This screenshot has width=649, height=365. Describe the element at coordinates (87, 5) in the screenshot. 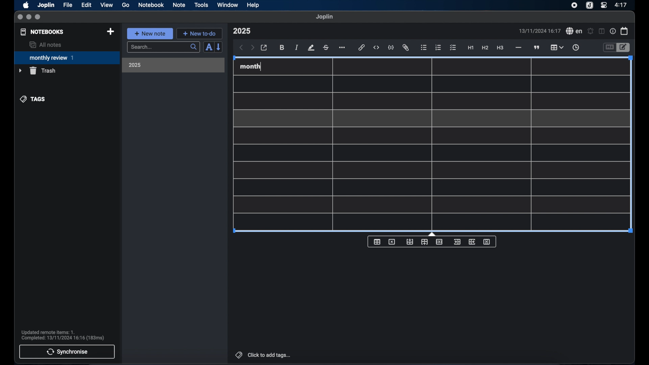

I see `edit` at that location.